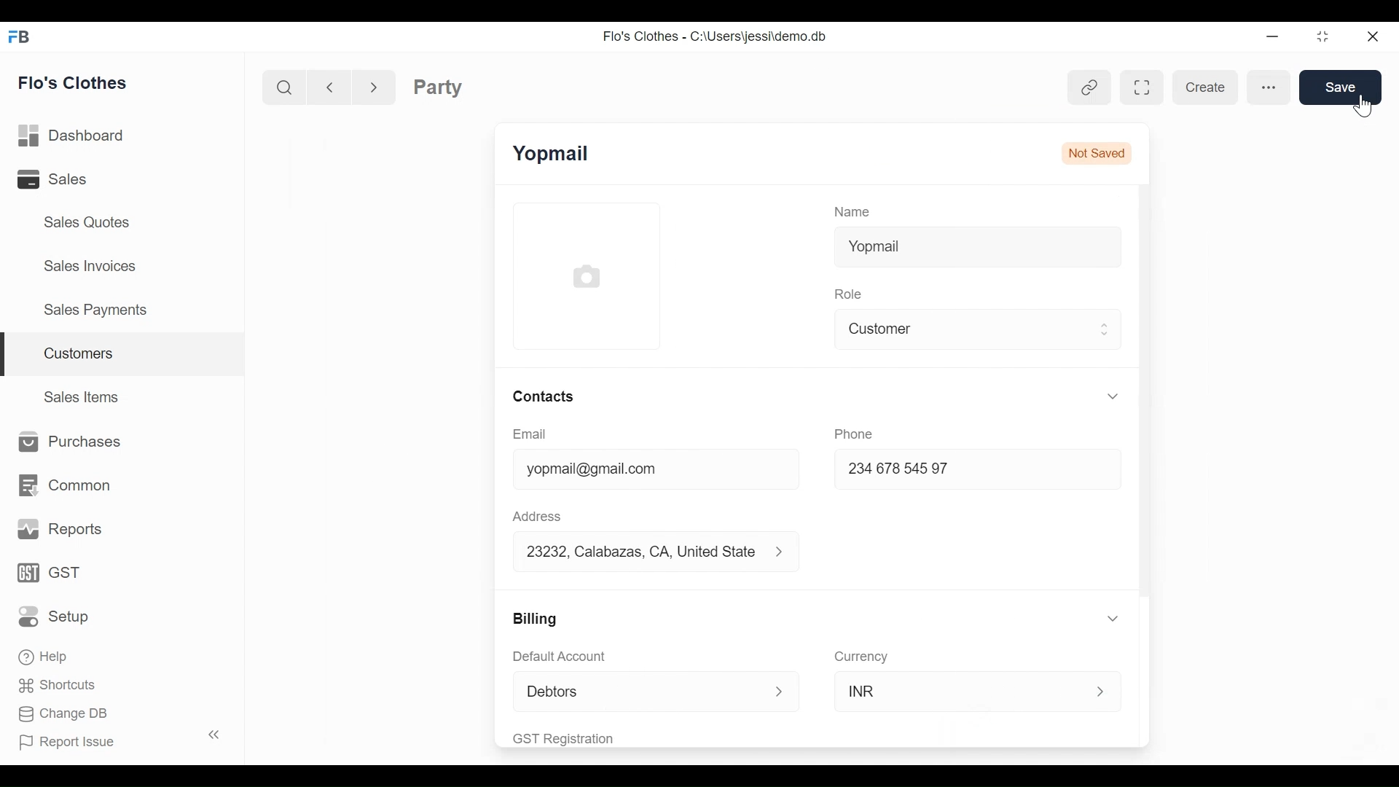  Describe the element at coordinates (780, 690) in the screenshot. I see `Expand` at that location.